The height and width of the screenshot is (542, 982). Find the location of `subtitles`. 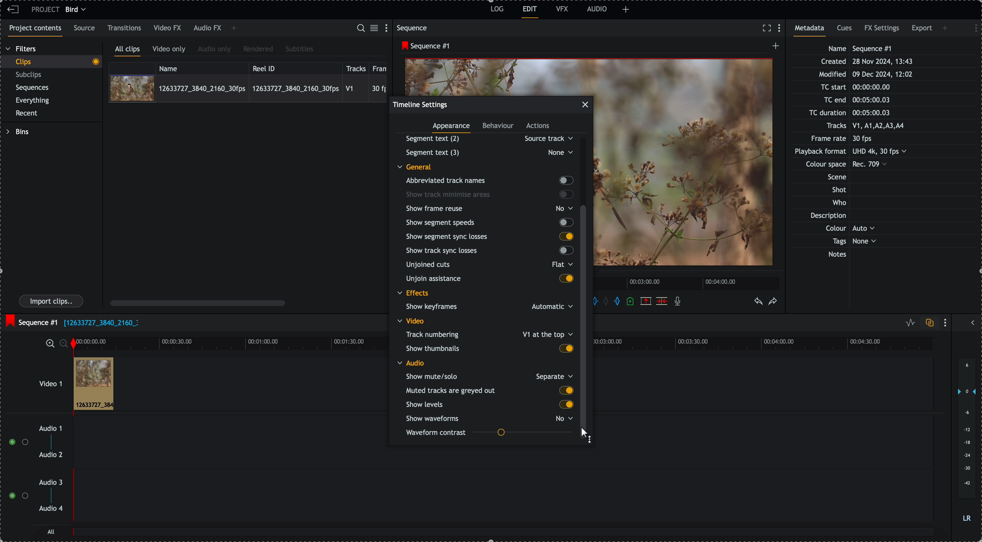

subtitles is located at coordinates (300, 49).